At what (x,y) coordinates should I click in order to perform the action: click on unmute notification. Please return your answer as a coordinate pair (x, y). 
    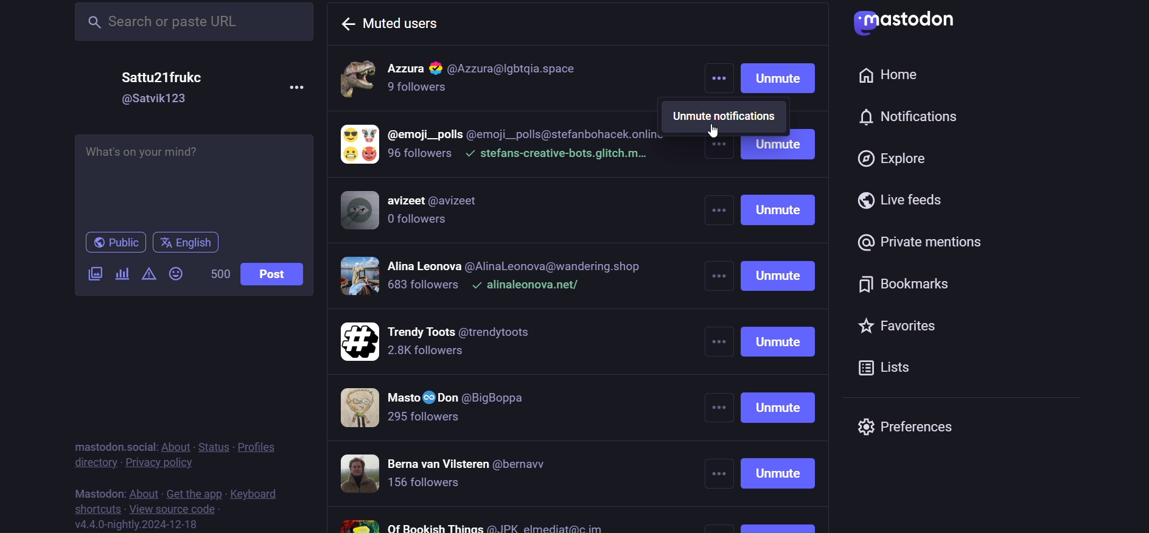
    Looking at the image, I should click on (726, 116).